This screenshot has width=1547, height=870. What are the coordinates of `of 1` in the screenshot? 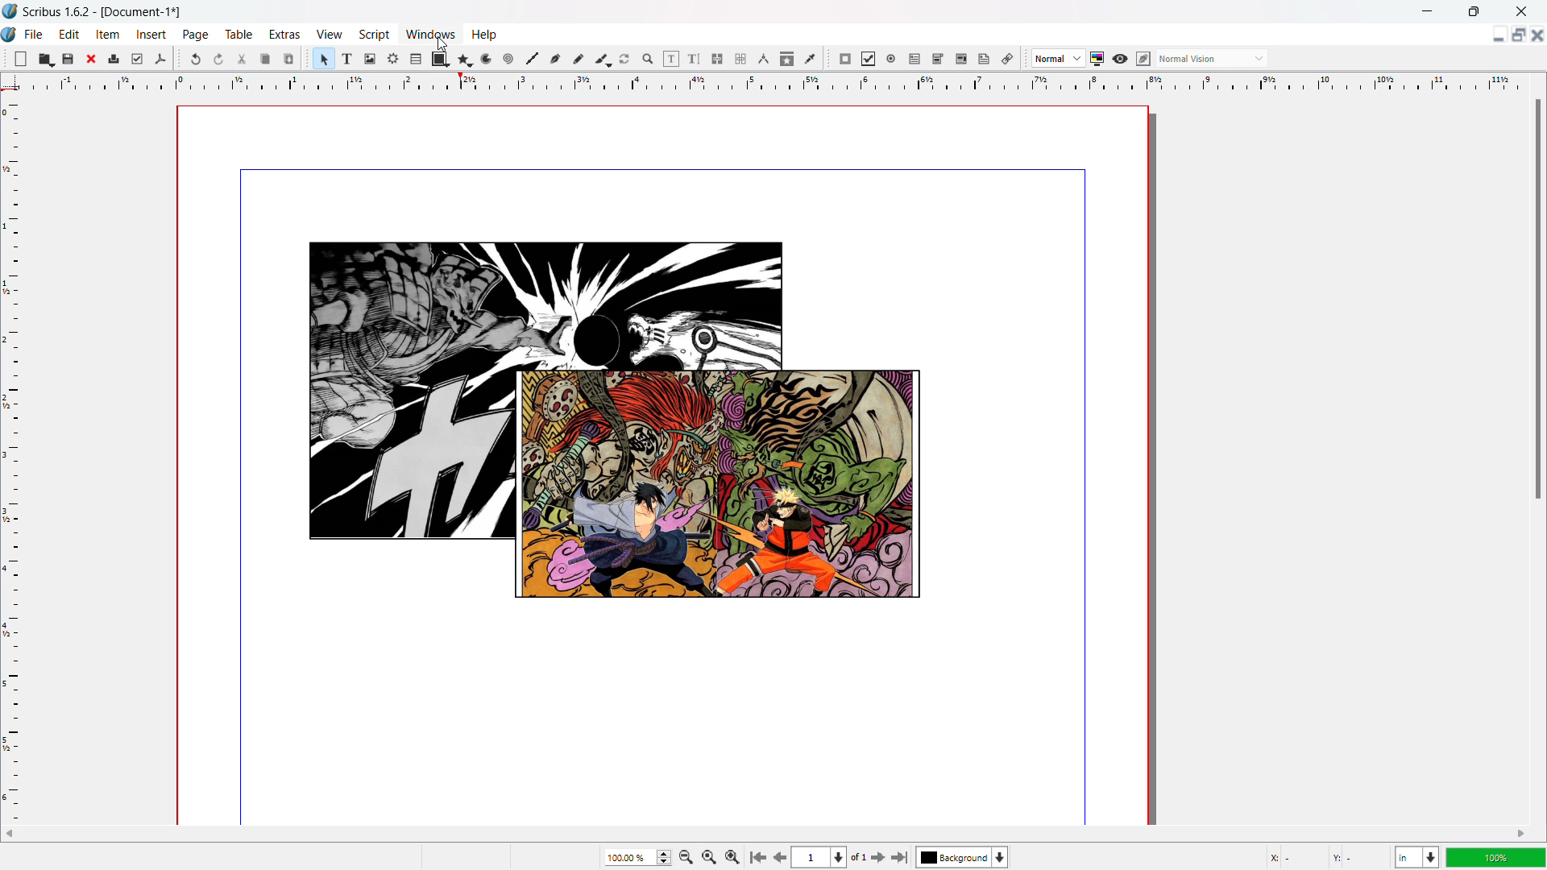 It's located at (859, 858).